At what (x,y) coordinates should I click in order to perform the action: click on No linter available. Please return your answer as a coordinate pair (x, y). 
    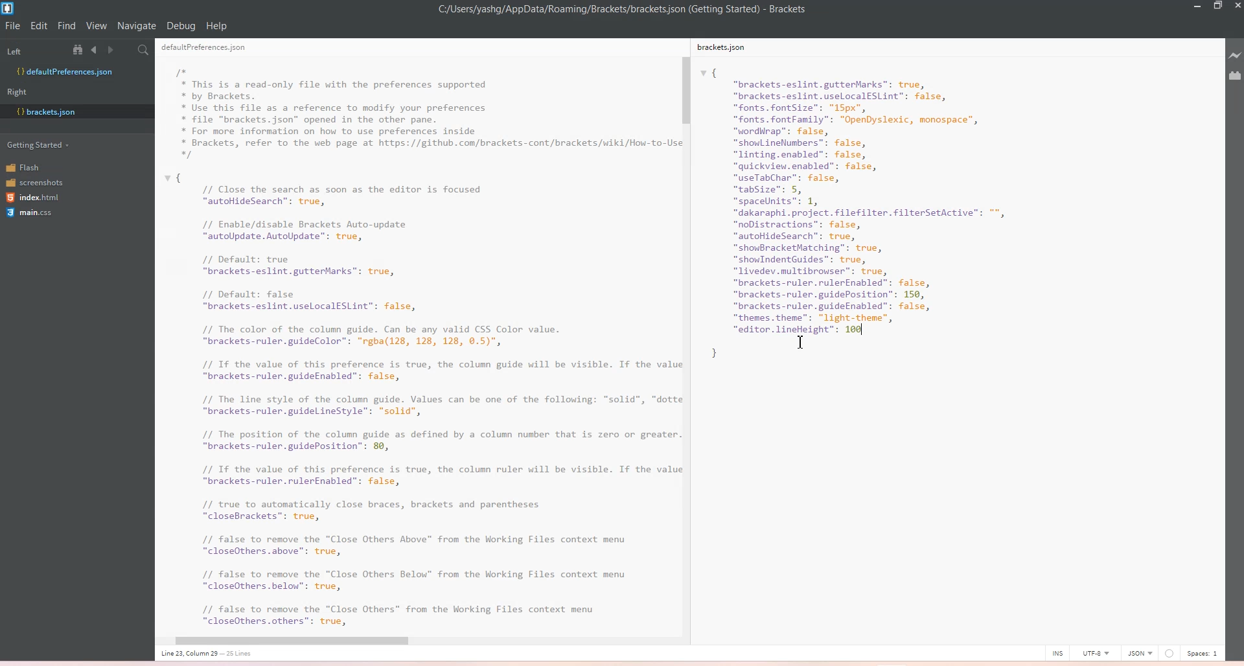
    Looking at the image, I should click on (1169, 654).